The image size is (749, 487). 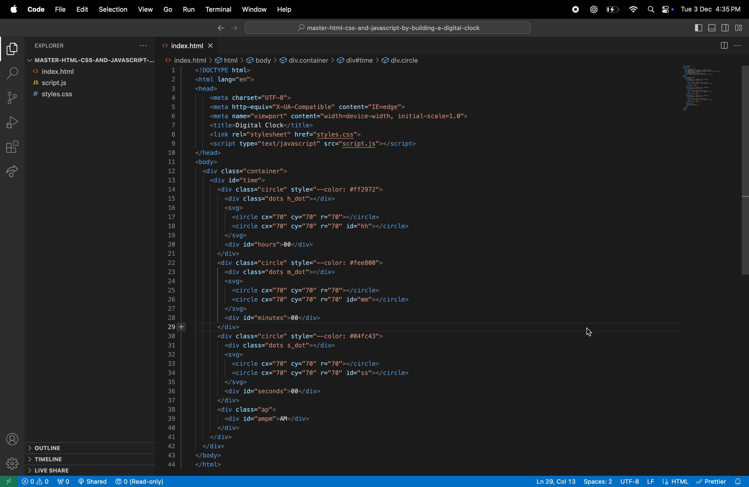 I want to click on terminal, so click(x=218, y=10).